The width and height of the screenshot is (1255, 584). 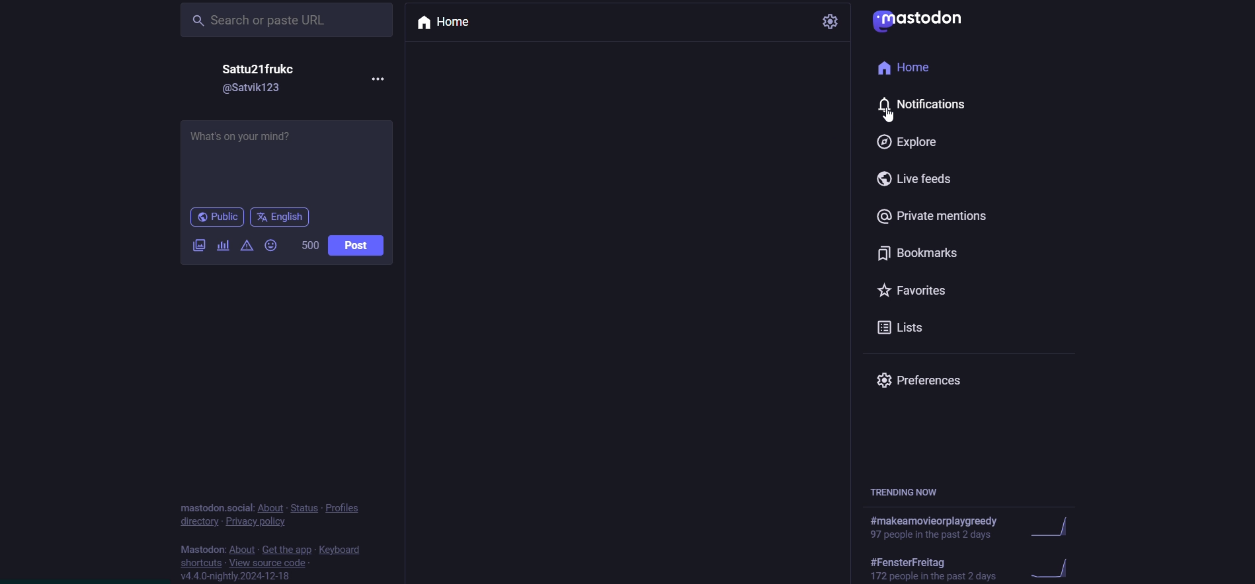 I want to click on about, so click(x=245, y=550).